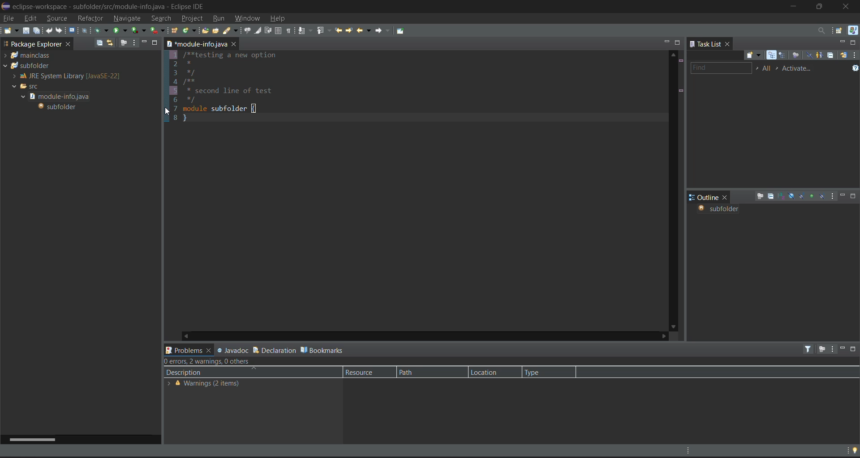 This screenshot has width=860, height=458. Describe the element at coordinates (189, 30) in the screenshot. I see `new java class` at that location.